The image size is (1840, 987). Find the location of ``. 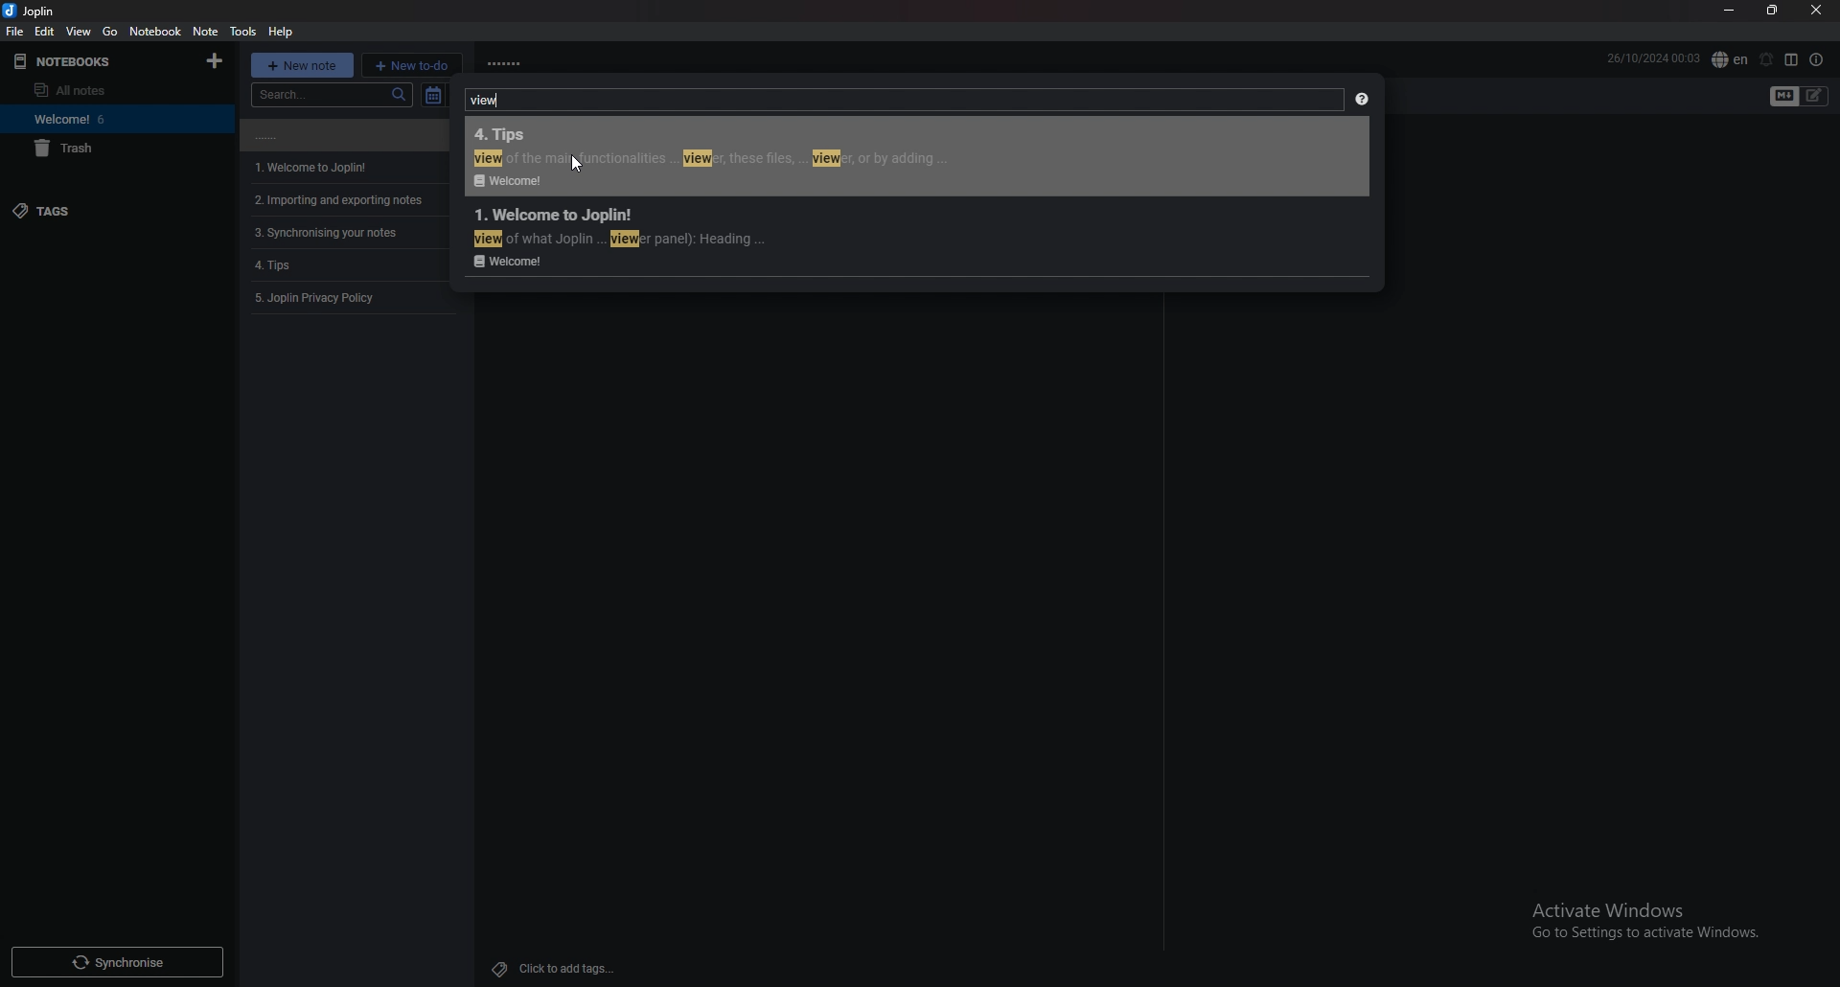

 is located at coordinates (115, 962).